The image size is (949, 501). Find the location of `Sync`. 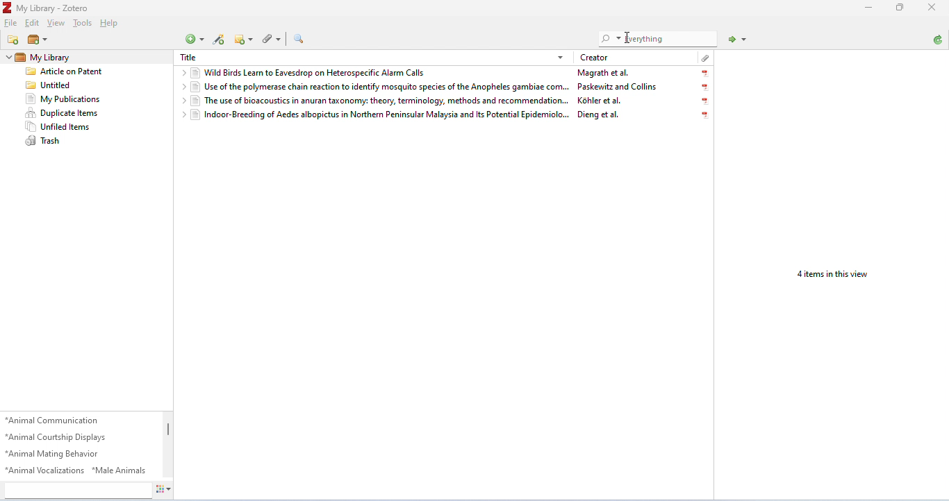

Sync is located at coordinates (939, 40).